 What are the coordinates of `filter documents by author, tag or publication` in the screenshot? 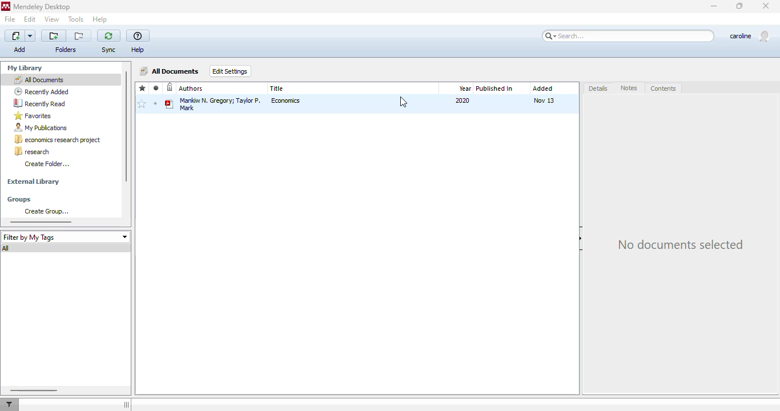 It's located at (9, 405).